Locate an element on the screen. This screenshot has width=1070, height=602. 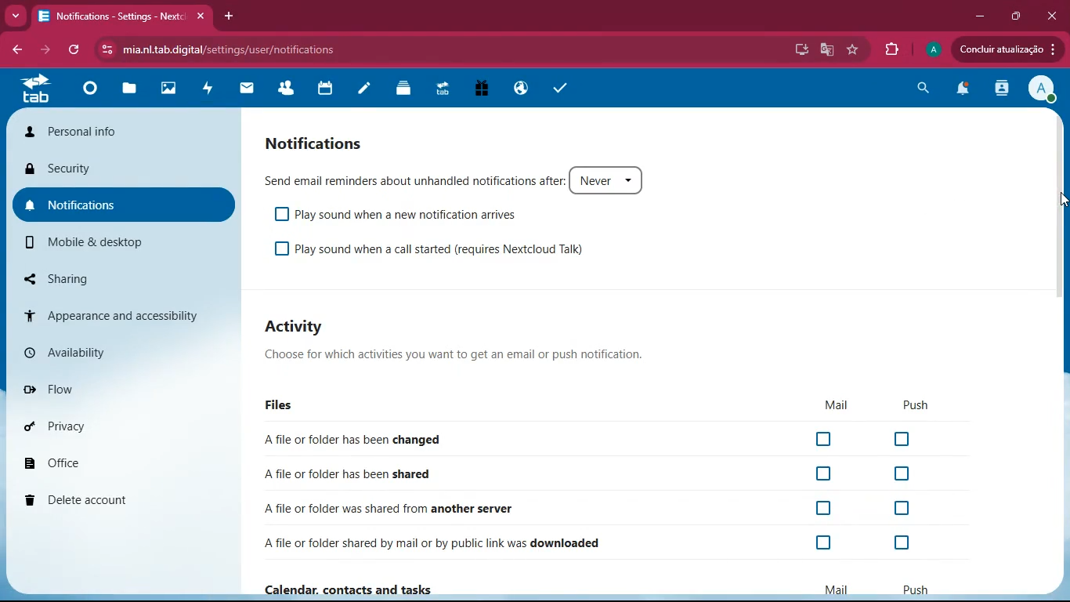
friends is located at coordinates (291, 90).